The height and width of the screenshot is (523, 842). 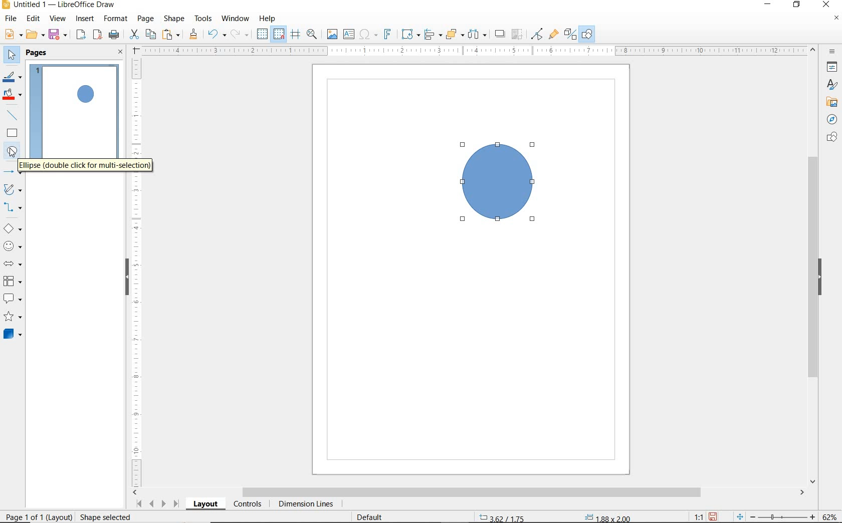 What do you see at coordinates (13, 95) in the screenshot?
I see `FILL COLOR` at bounding box center [13, 95].